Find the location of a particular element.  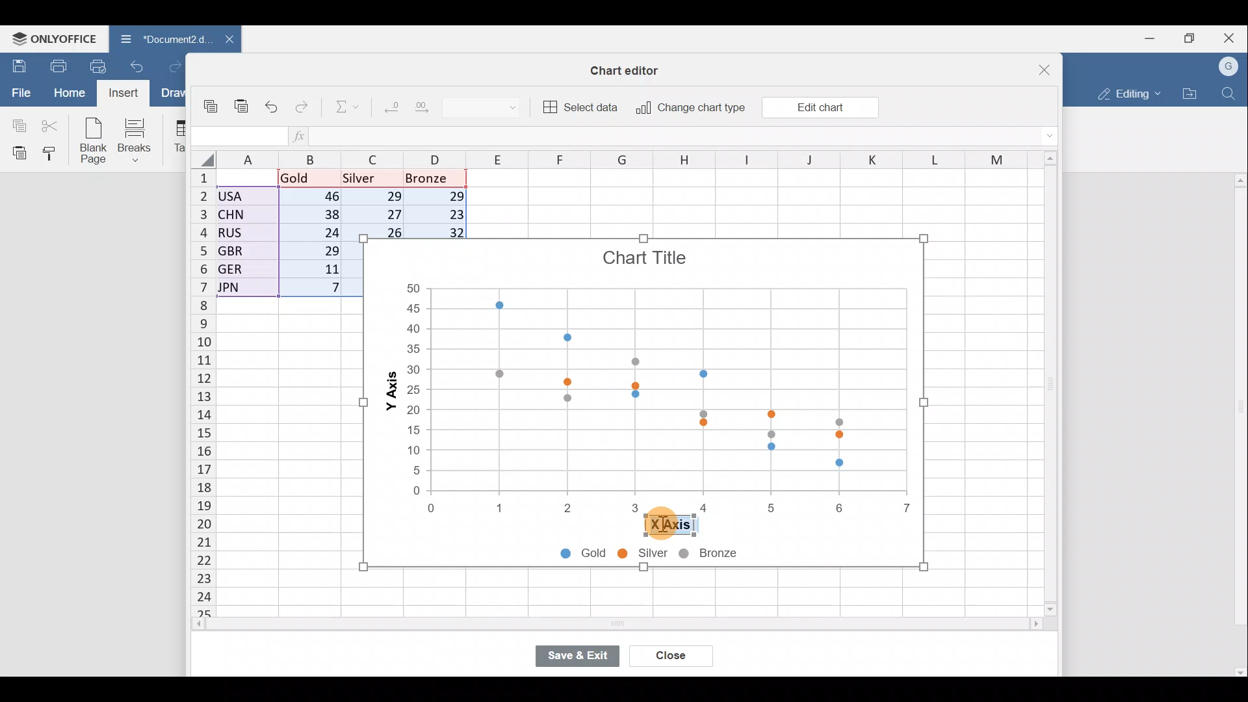

Chart editor is located at coordinates (630, 68).